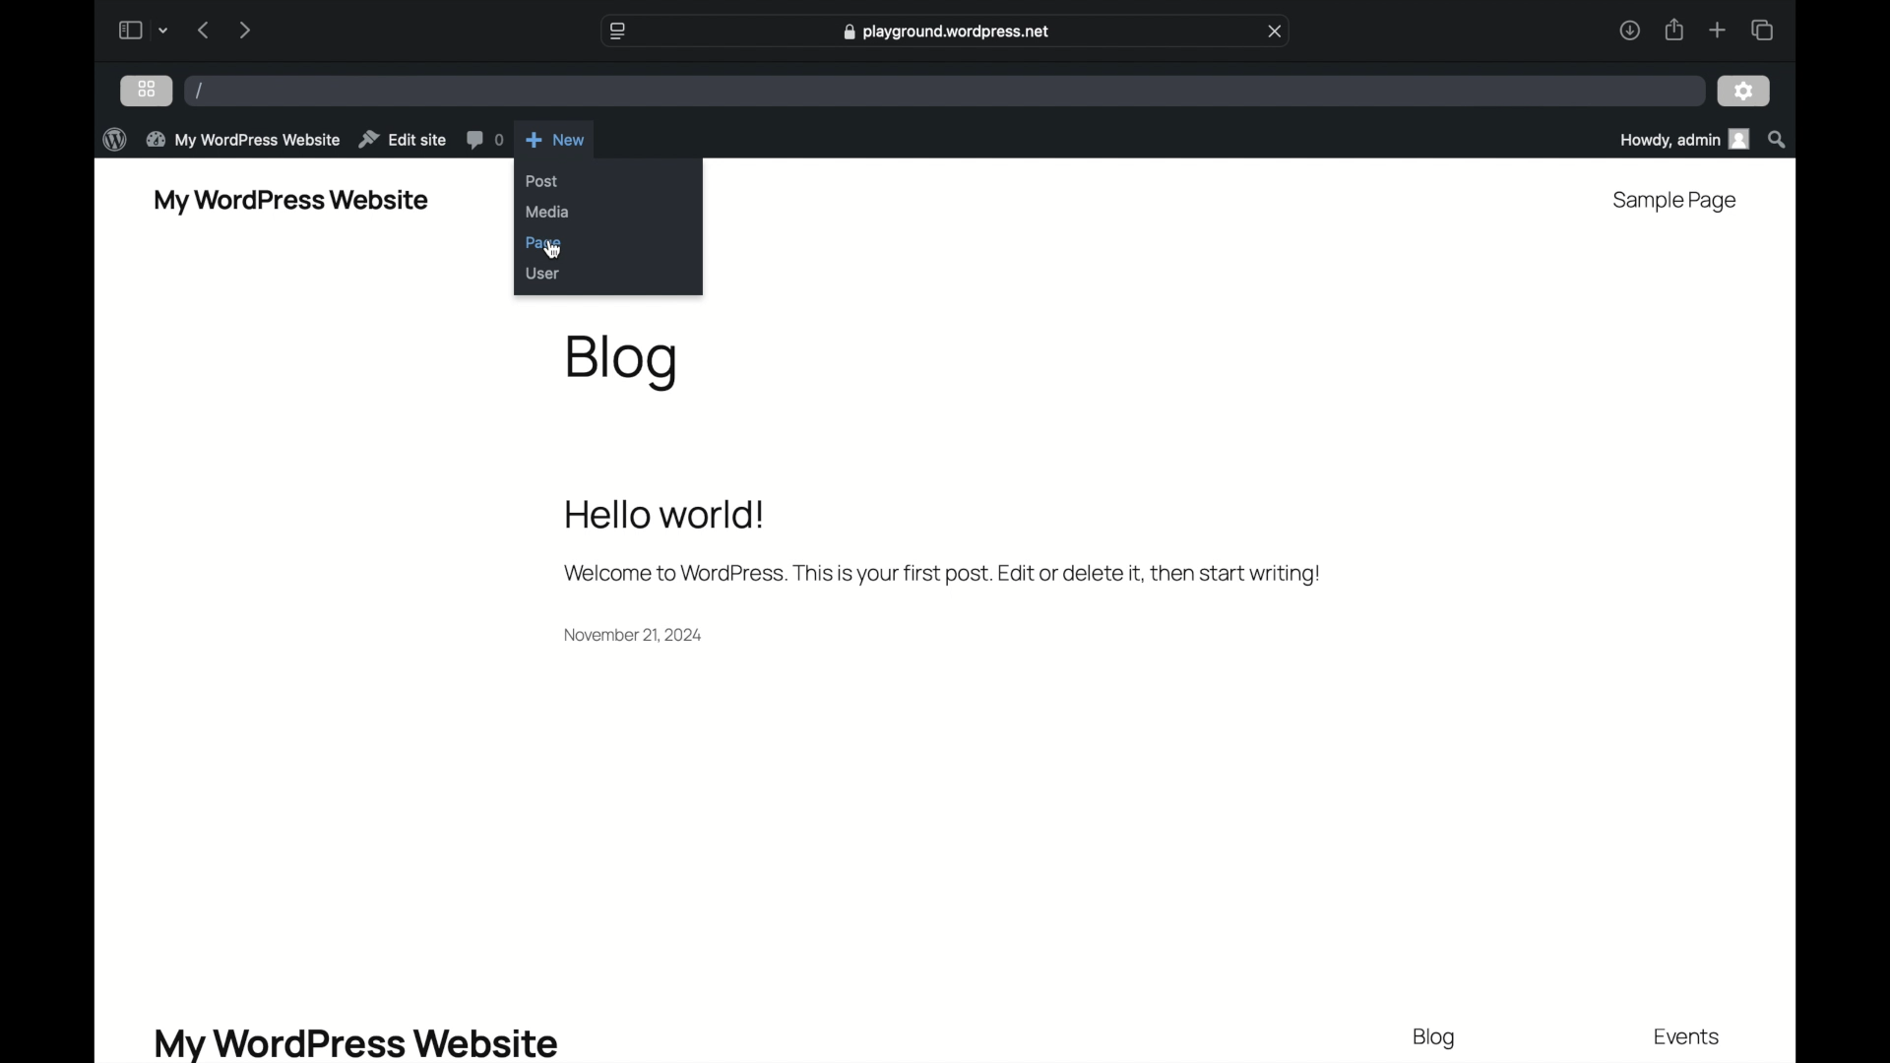  Describe the element at coordinates (147, 90) in the screenshot. I see `grid view` at that location.